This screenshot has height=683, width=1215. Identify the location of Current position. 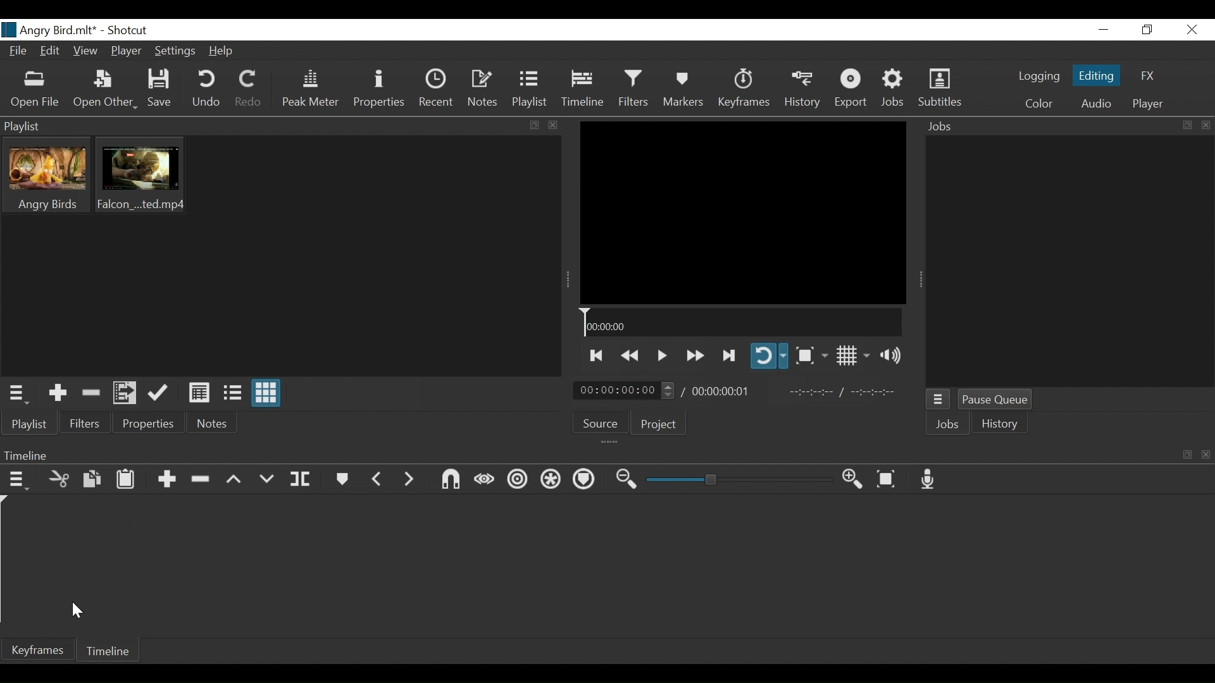
(625, 390).